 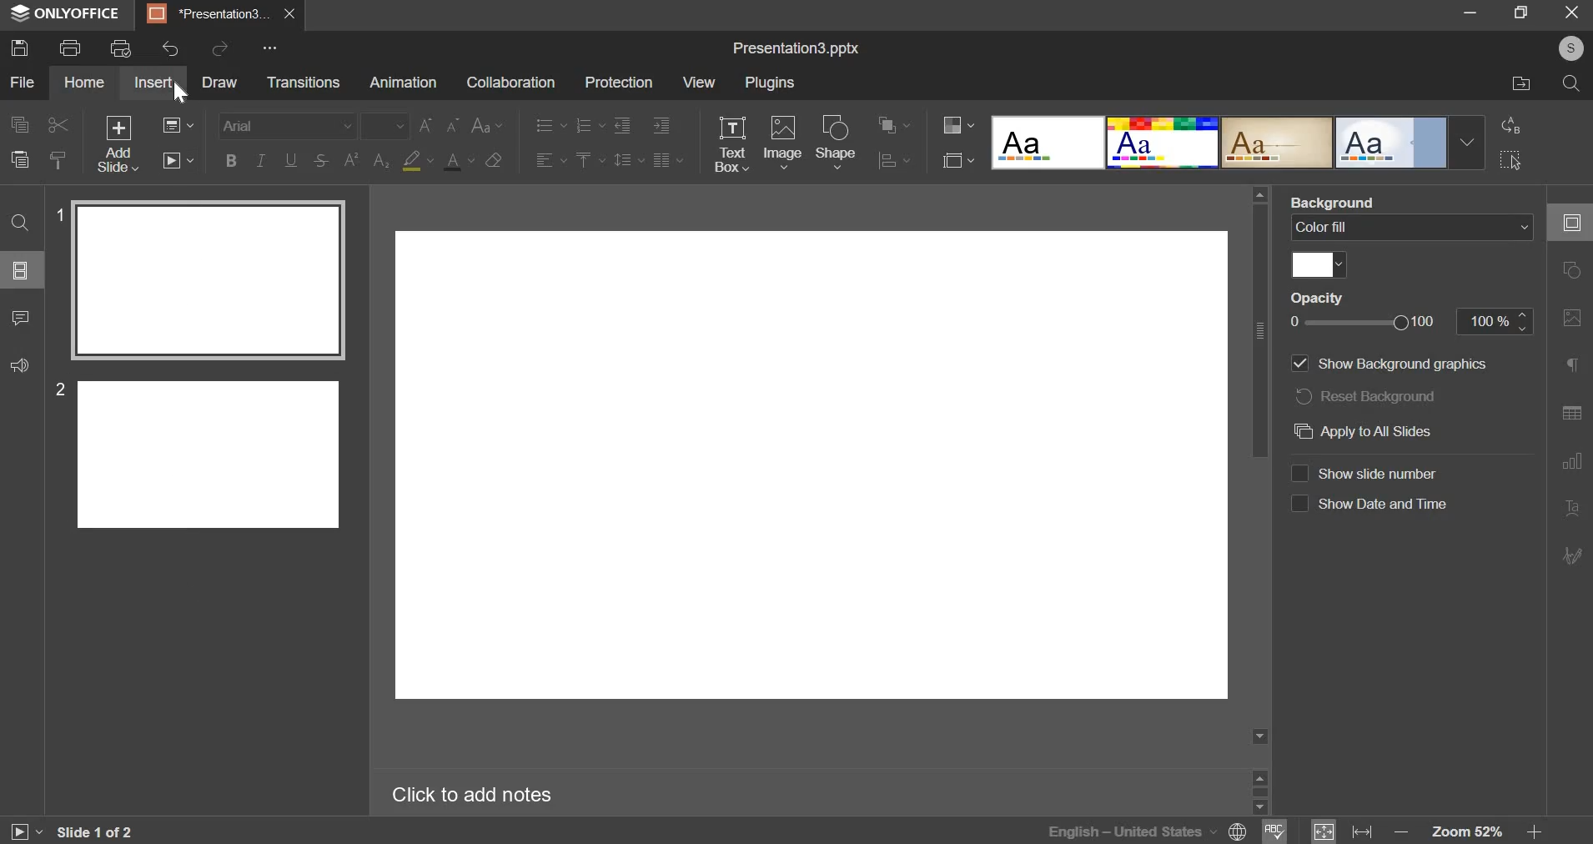 What do you see at coordinates (1370, 473) in the screenshot?
I see `slide number` at bounding box center [1370, 473].